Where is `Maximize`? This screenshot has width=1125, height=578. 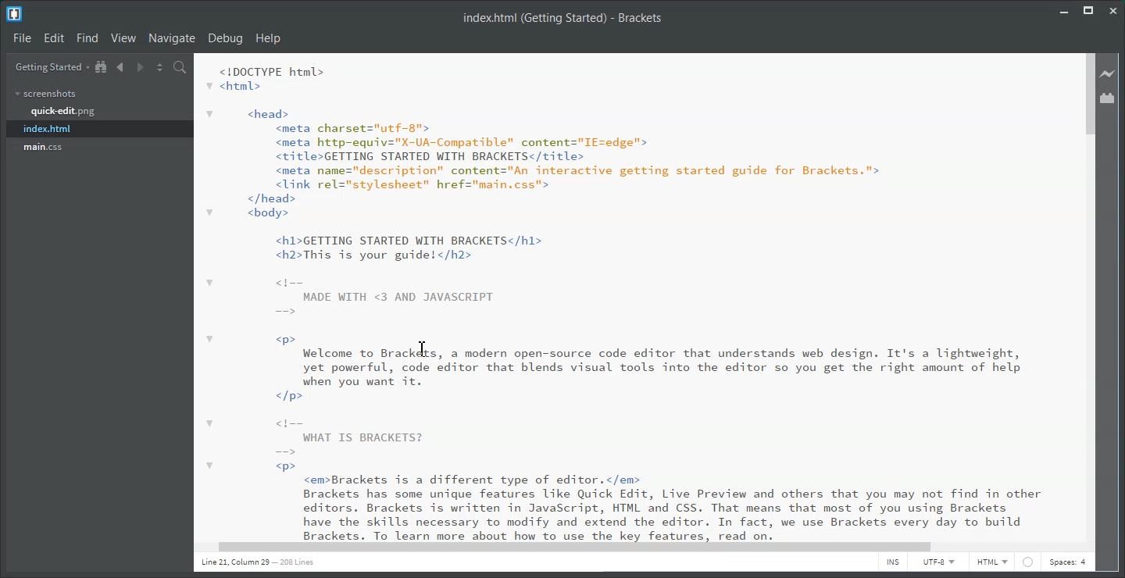
Maximize is located at coordinates (1091, 11).